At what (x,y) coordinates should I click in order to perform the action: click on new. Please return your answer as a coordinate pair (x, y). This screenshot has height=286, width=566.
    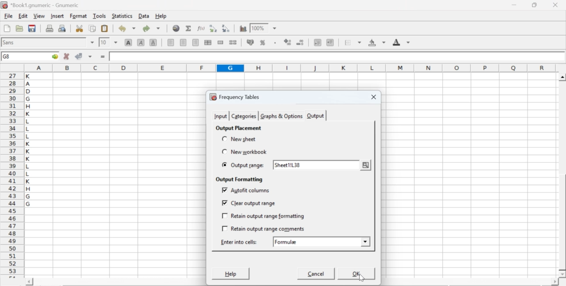
    Looking at the image, I should click on (7, 28).